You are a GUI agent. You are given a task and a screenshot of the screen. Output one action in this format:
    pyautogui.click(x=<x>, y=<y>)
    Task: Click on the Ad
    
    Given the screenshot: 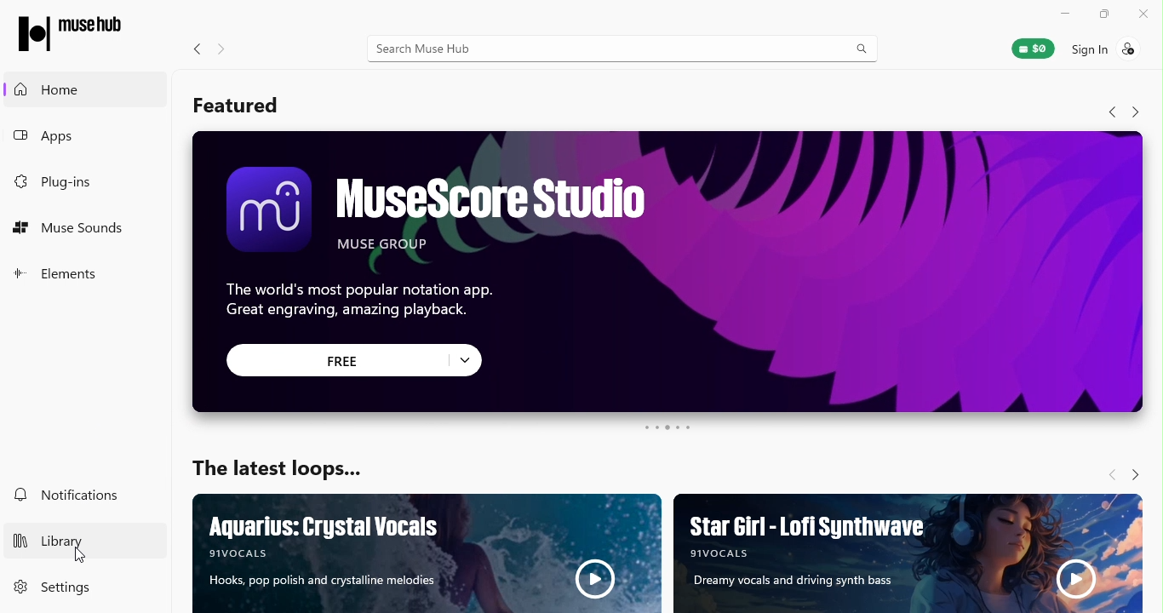 What is the action you would take?
    pyautogui.click(x=908, y=552)
    